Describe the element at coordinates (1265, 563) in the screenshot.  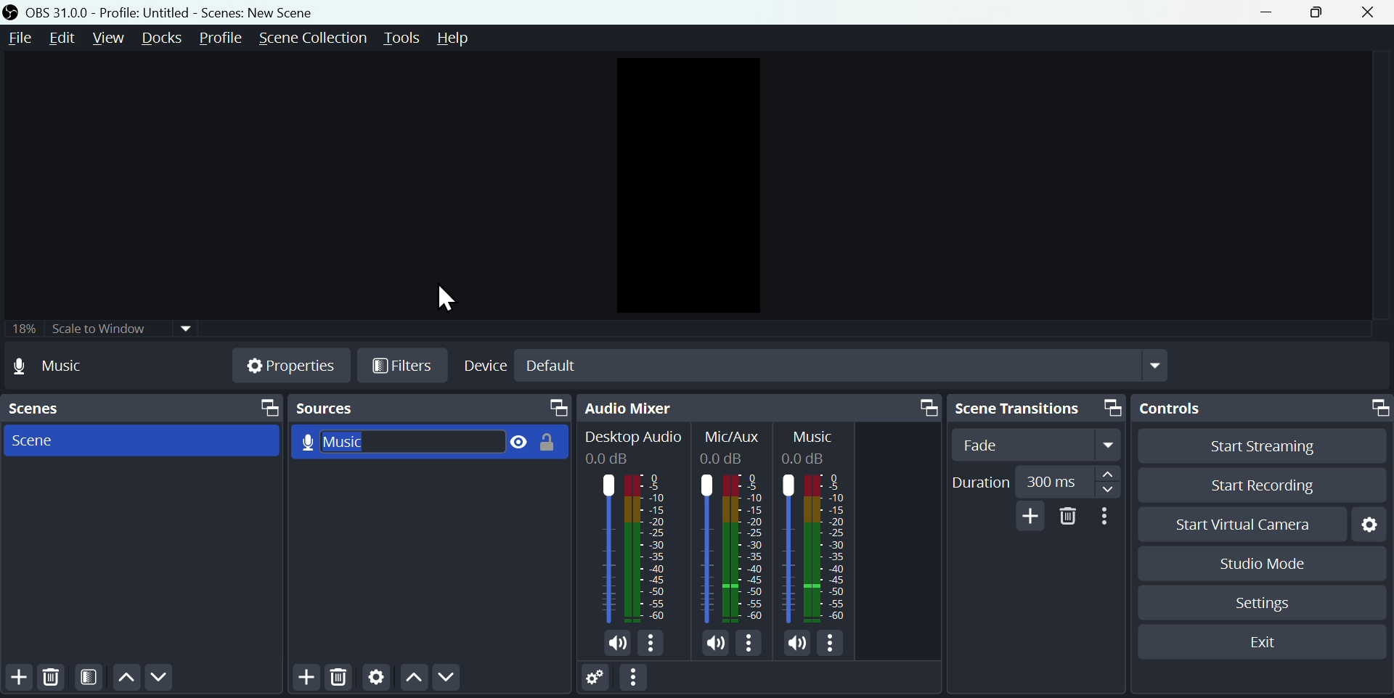
I see `Studio mode` at that location.